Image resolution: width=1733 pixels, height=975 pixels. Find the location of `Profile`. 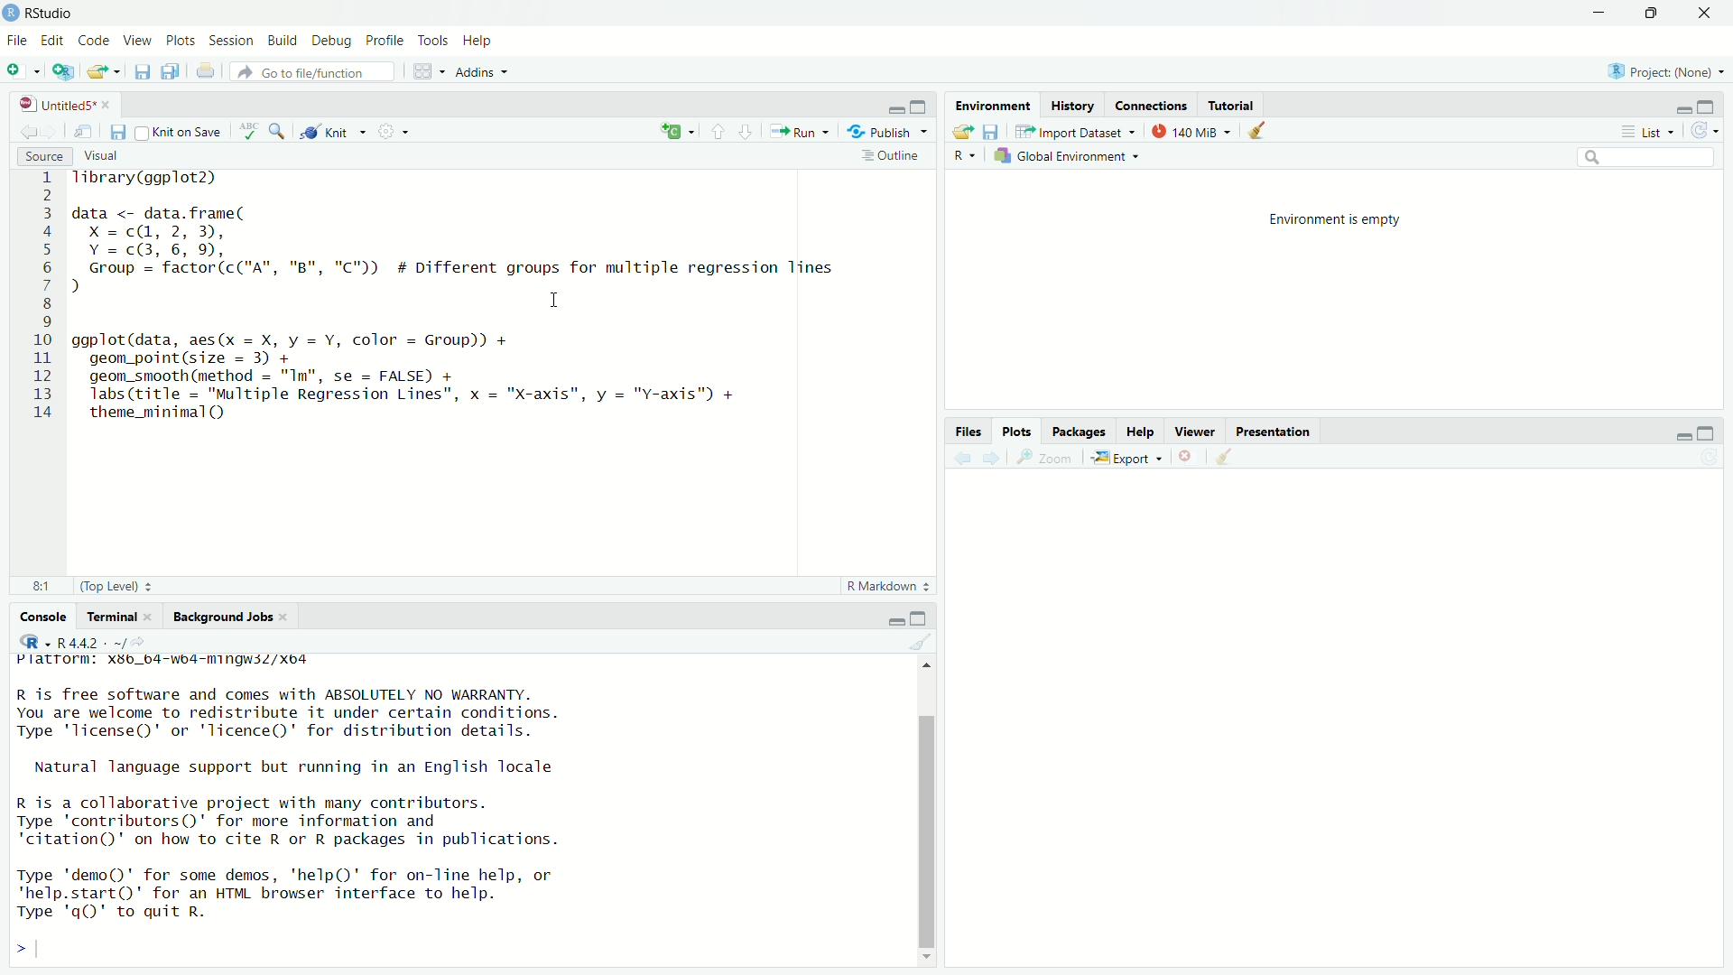

Profile is located at coordinates (385, 42).